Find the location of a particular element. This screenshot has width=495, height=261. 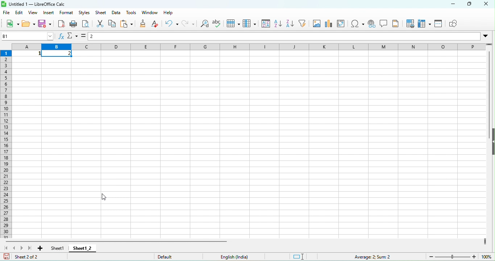

view is located at coordinates (34, 13).